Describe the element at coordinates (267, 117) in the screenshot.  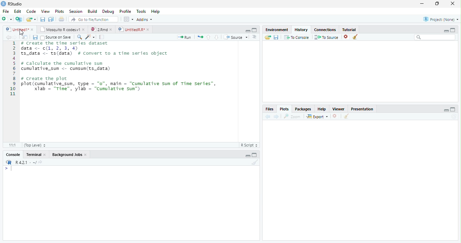
I see `Back` at that location.